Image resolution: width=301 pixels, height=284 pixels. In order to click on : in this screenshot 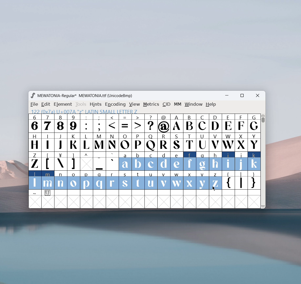, I will do `click(86, 123)`.